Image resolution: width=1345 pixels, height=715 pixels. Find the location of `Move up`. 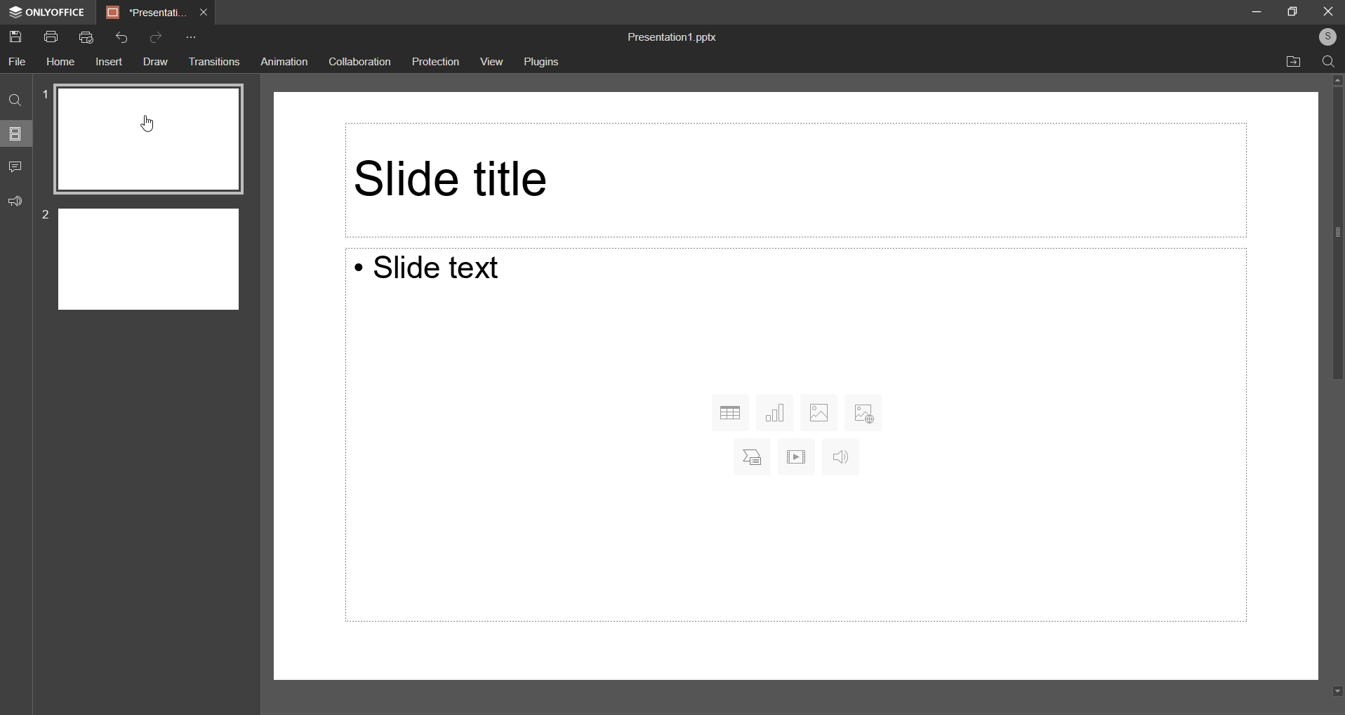

Move up is located at coordinates (1334, 81).